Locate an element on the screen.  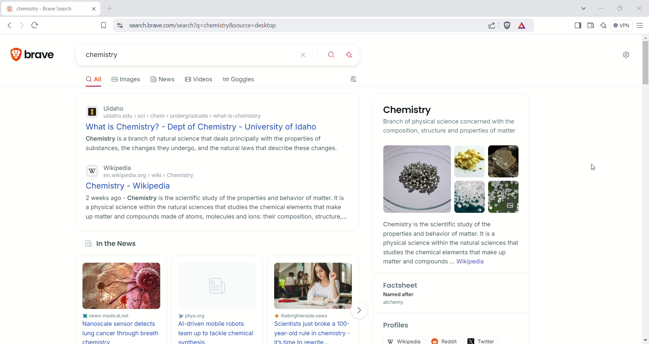
leo AI is located at coordinates (603, 25).